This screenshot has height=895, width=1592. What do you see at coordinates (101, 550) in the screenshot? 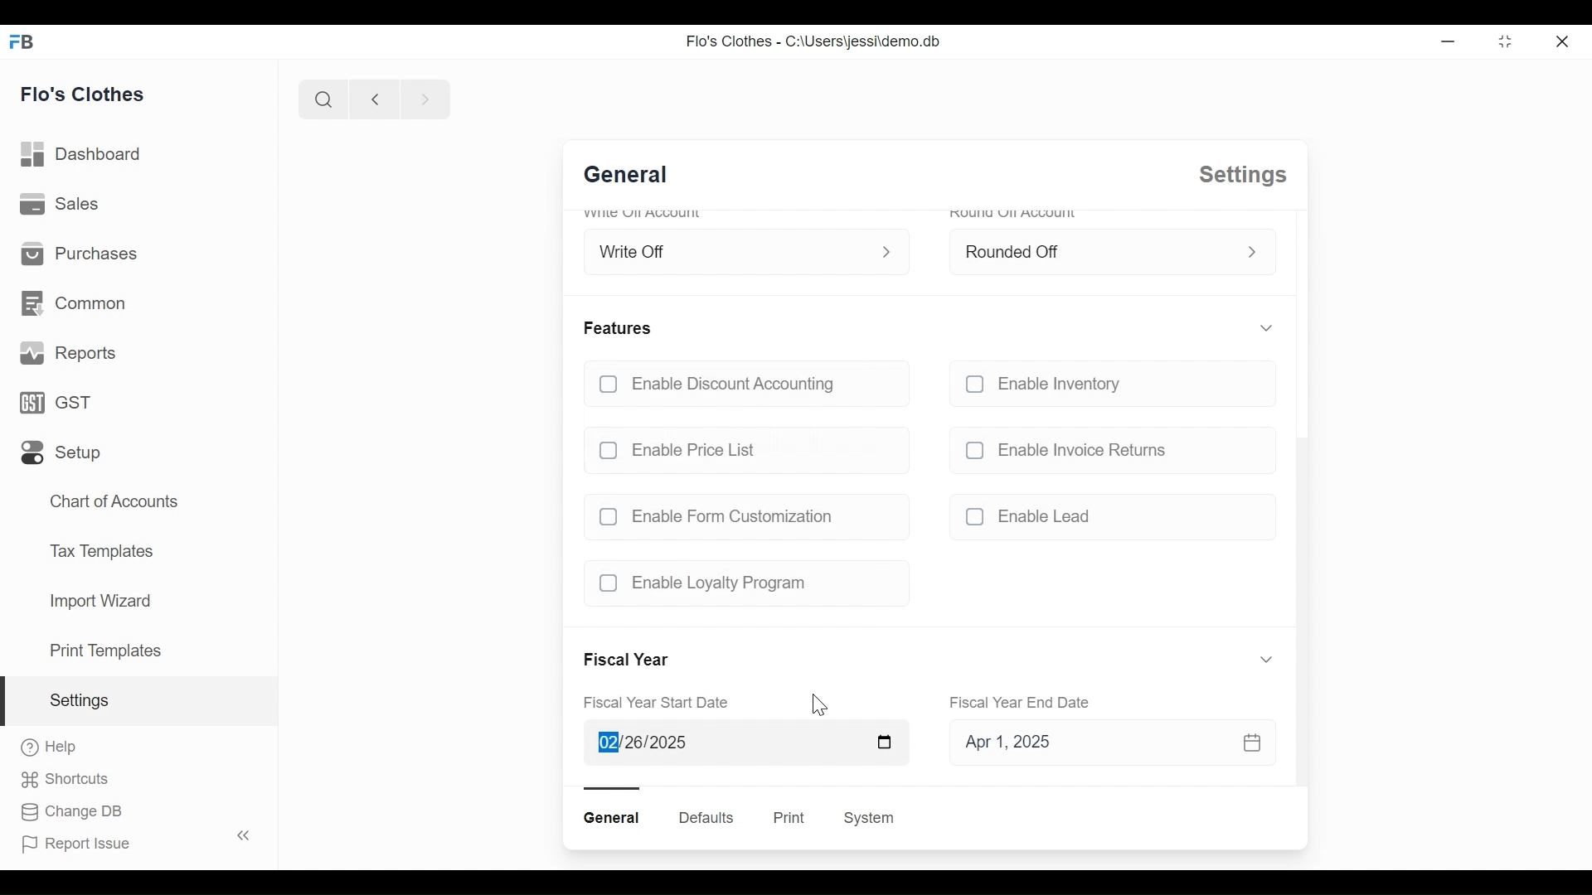
I see `Tax Templates` at bounding box center [101, 550].